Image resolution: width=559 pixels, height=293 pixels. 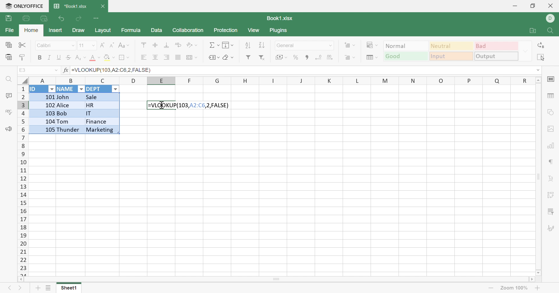 I want to click on shape settings, so click(x=550, y=112).